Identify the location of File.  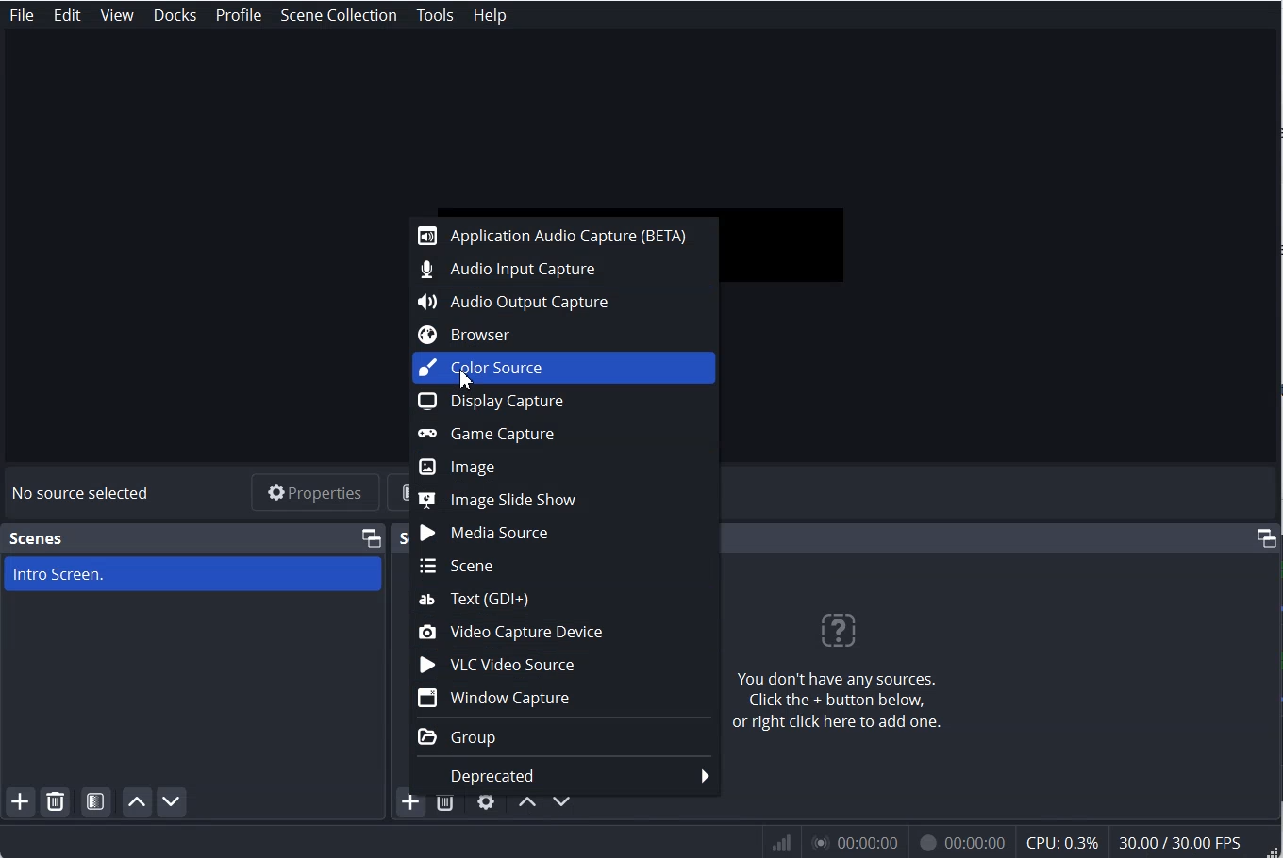
(21, 15).